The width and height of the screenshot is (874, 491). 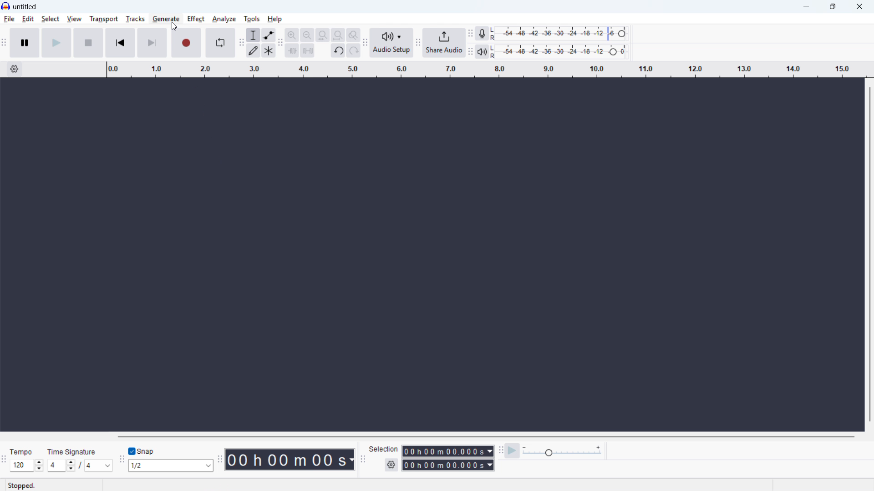 I want to click on Close , so click(x=859, y=6).